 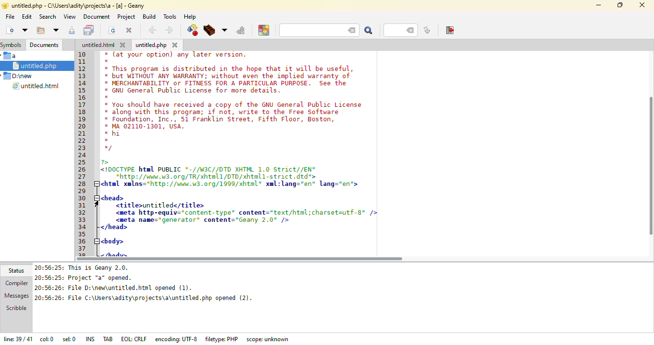 What do you see at coordinates (175, 45) in the screenshot?
I see `close` at bounding box center [175, 45].